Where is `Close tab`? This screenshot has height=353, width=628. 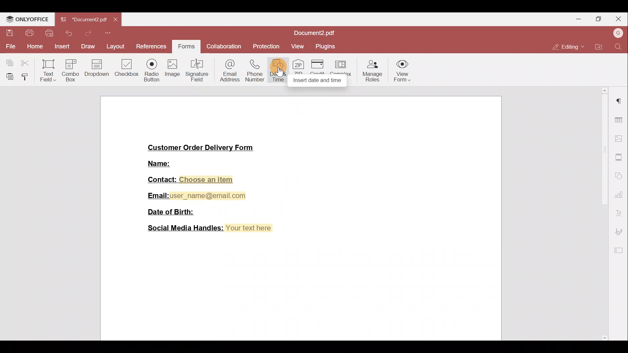 Close tab is located at coordinates (114, 20).